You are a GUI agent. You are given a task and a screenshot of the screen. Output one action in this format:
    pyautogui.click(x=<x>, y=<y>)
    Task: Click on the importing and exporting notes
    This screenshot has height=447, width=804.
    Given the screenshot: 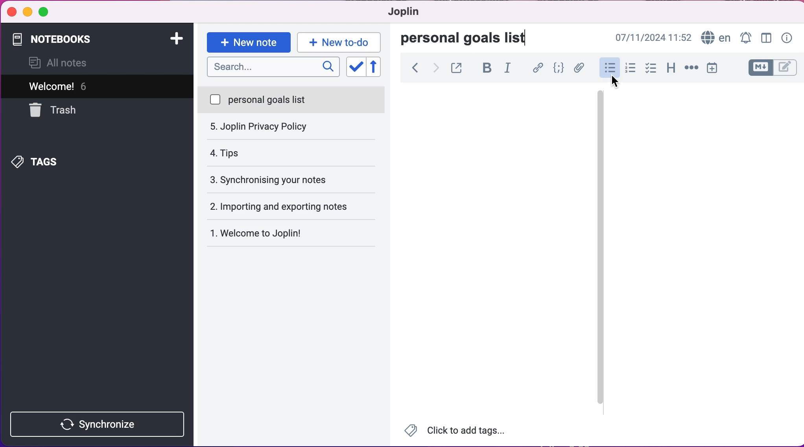 What is the action you would take?
    pyautogui.click(x=295, y=179)
    